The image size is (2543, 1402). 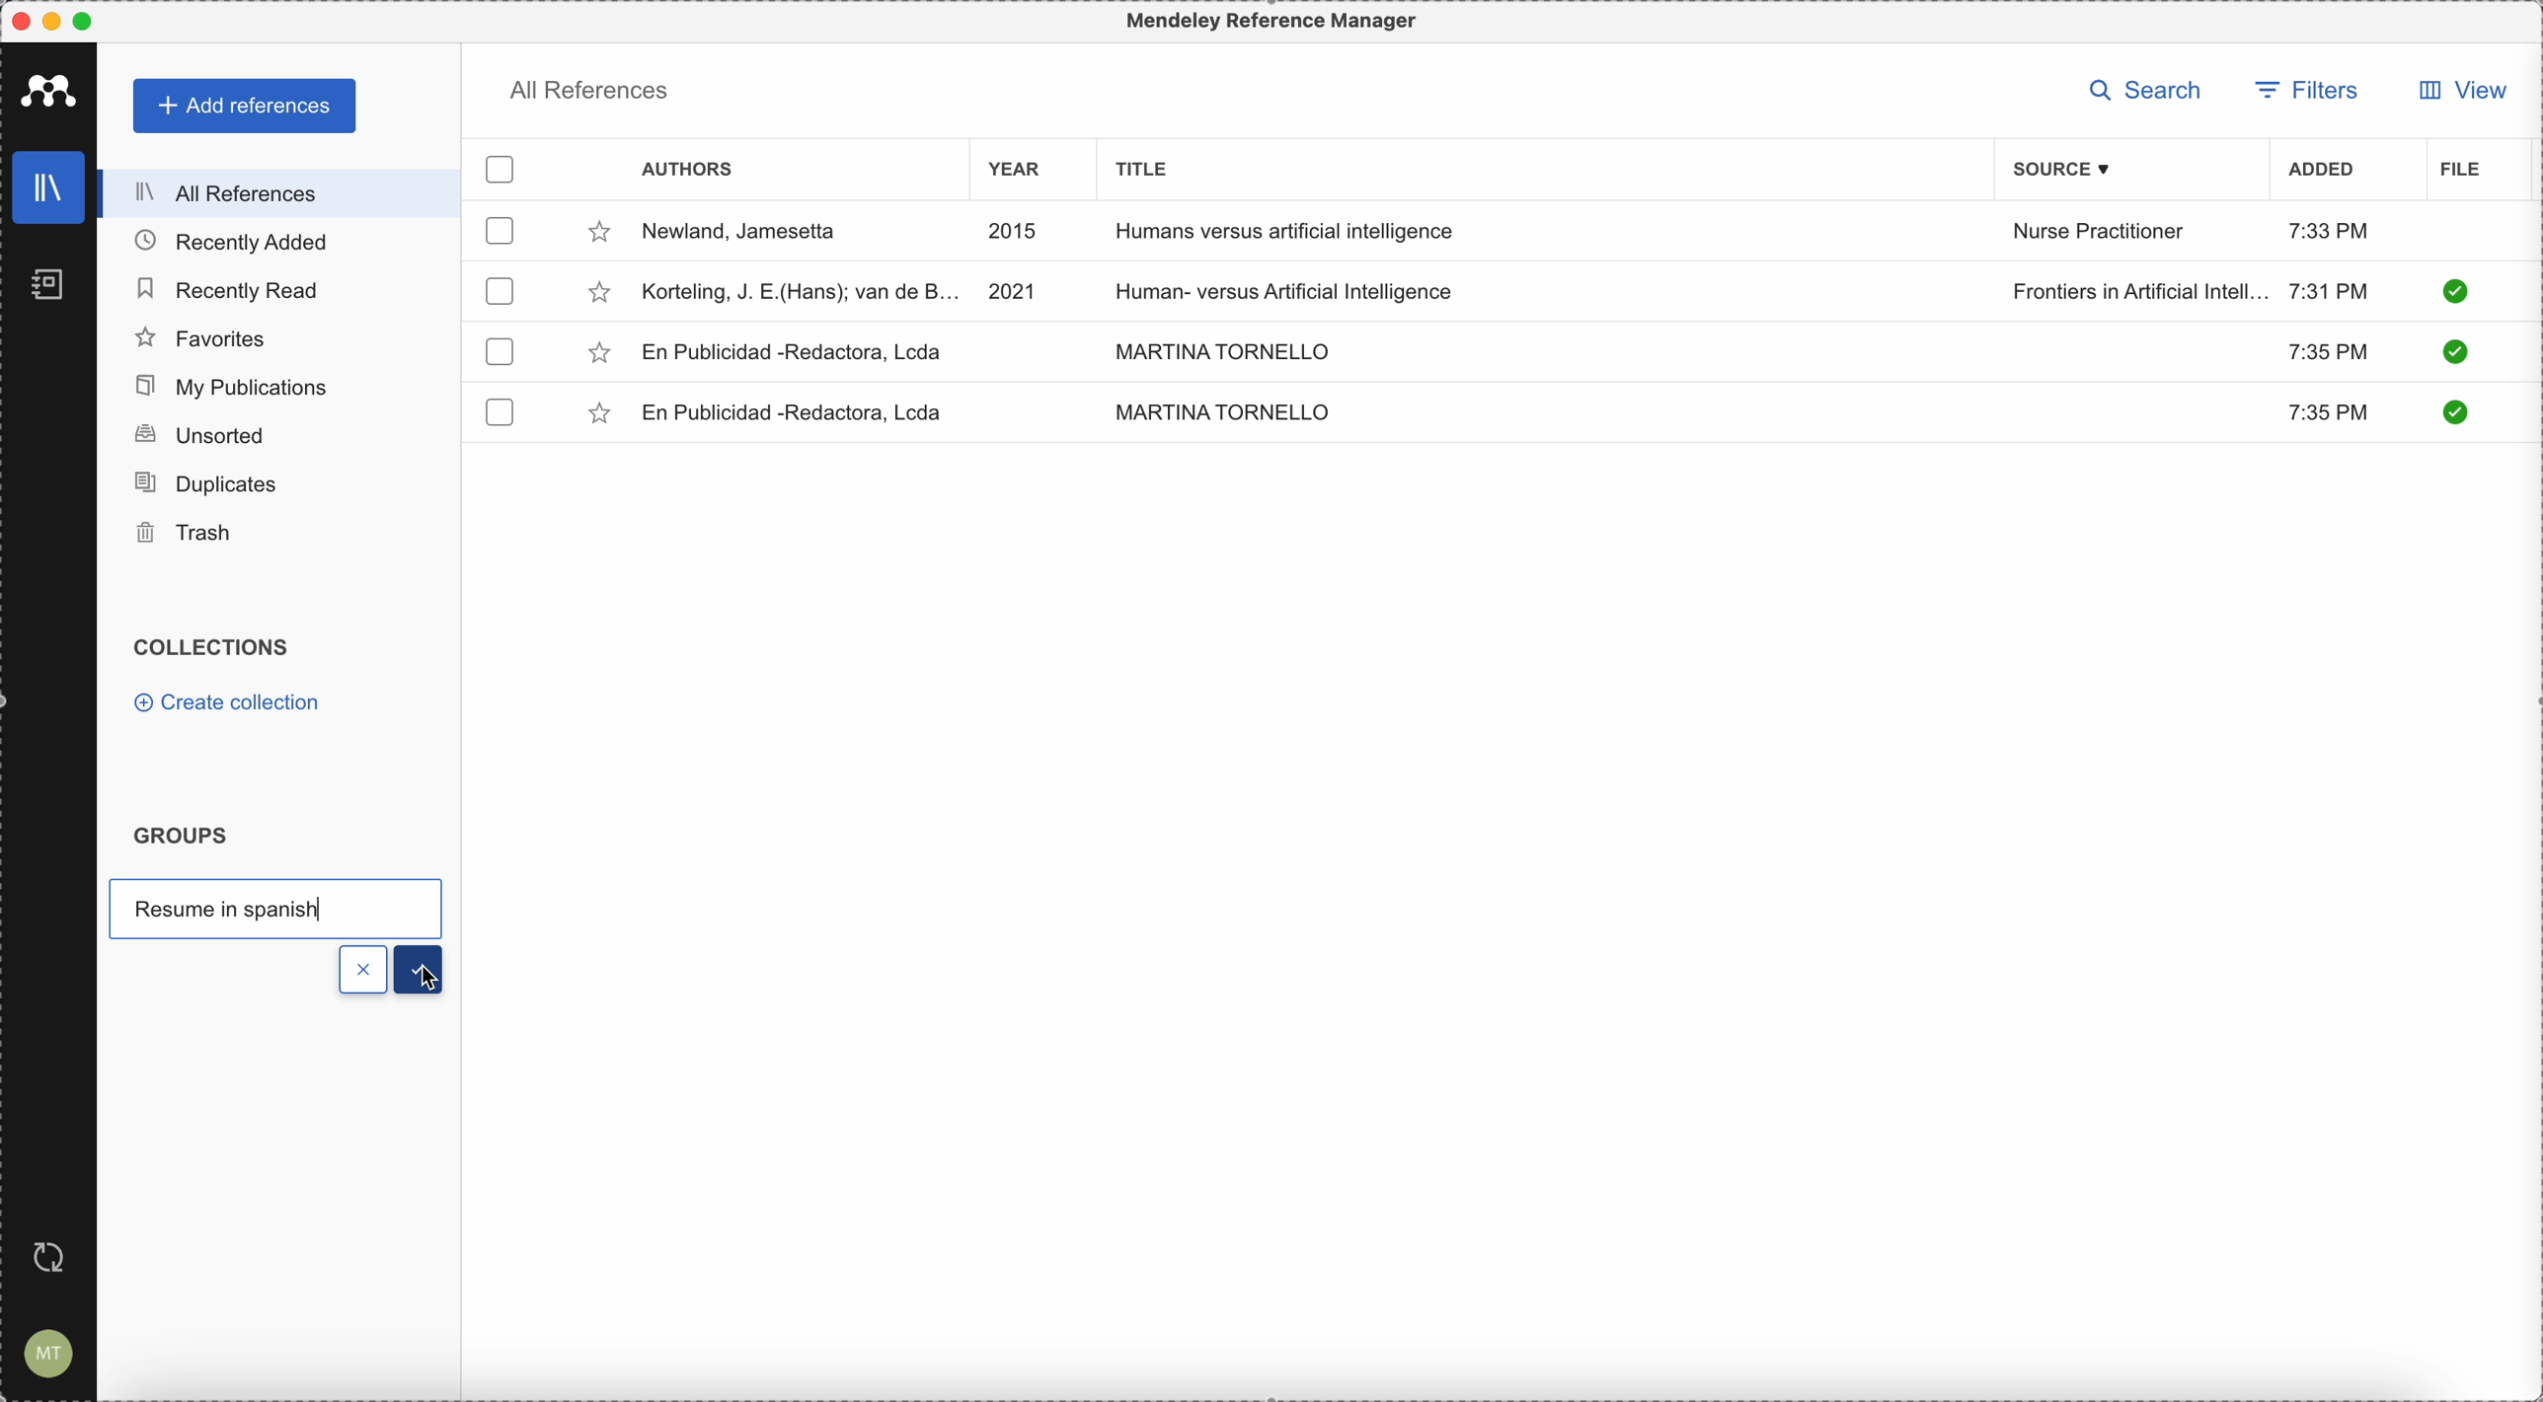 I want to click on source, so click(x=2076, y=169).